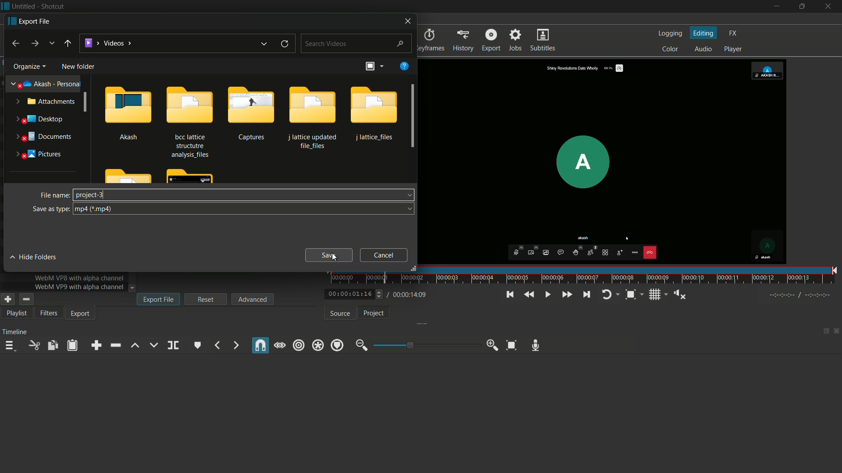 The width and height of the screenshot is (842, 473). What do you see at coordinates (45, 101) in the screenshot?
I see `attachments` at bounding box center [45, 101].